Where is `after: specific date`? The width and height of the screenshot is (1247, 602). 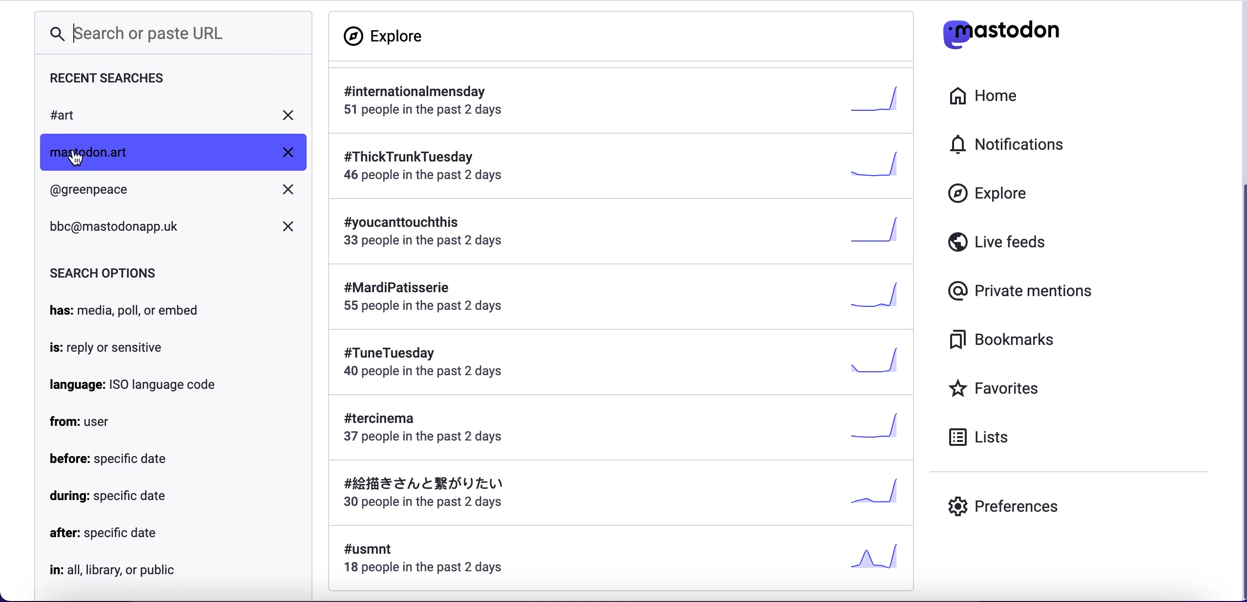 after: specific date is located at coordinates (104, 534).